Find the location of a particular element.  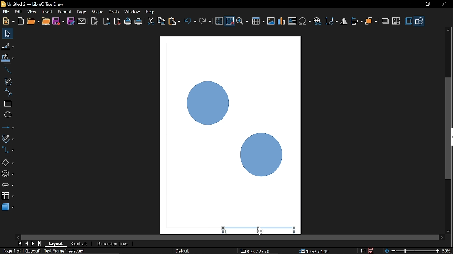

Page is located at coordinates (81, 11).